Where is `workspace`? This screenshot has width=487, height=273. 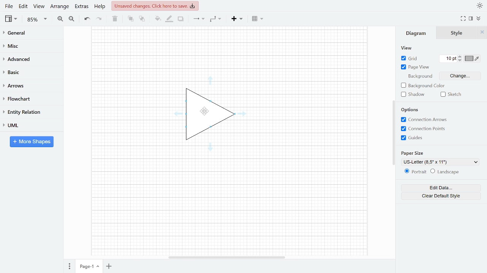 workspace is located at coordinates (312, 115).